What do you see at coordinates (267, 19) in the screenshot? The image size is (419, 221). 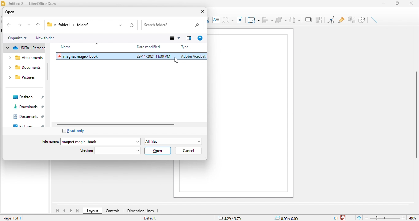 I see `align object` at bounding box center [267, 19].